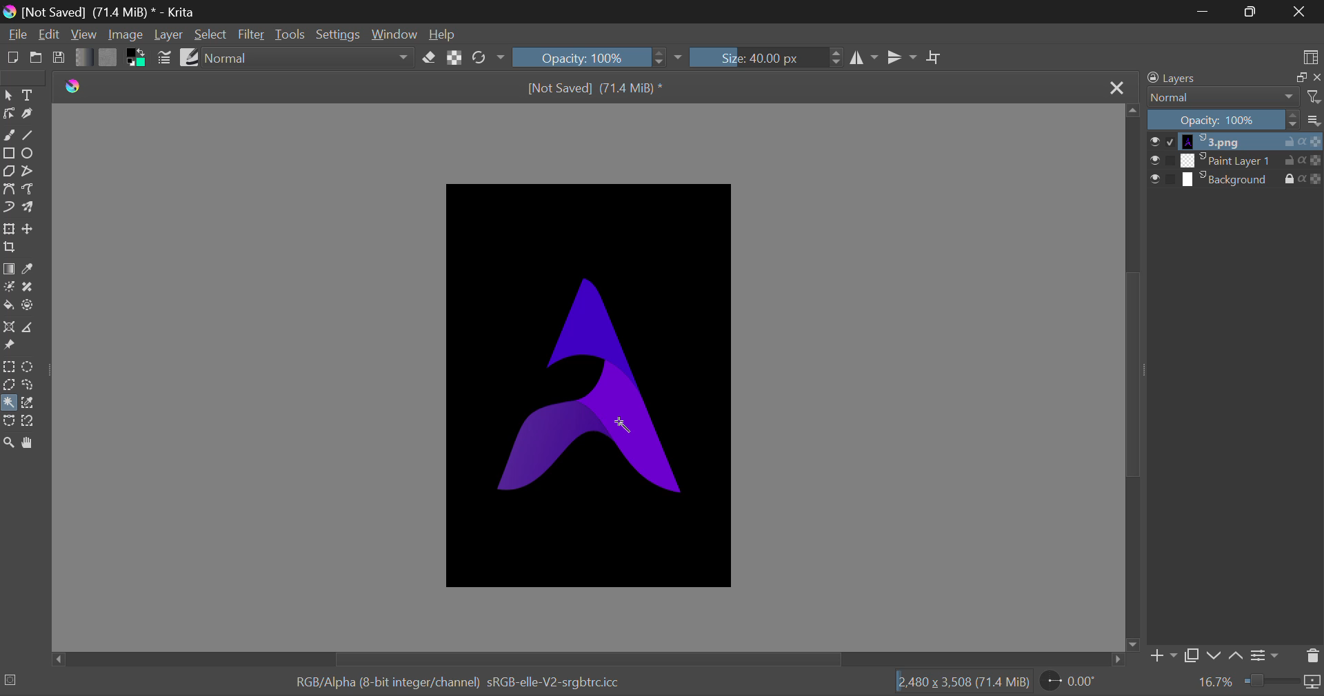 This screenshot has height=696, width=1324. I want to click on Freehand, so click(9, 133).